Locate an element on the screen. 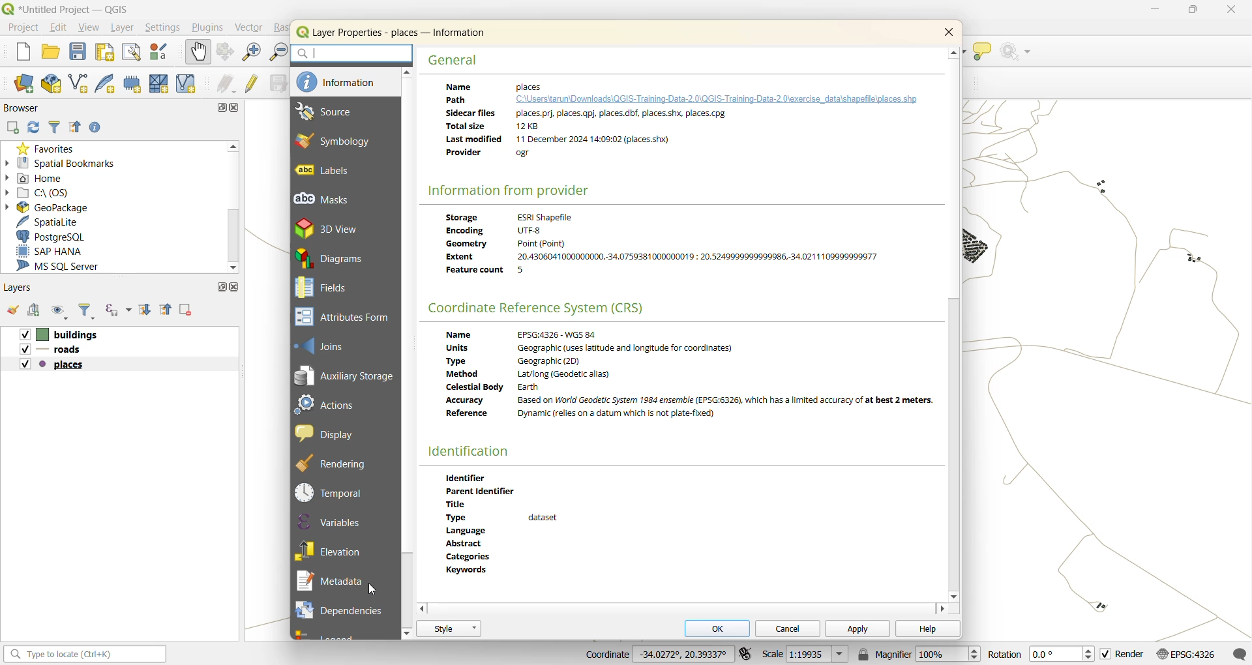  diagrams is located at coordinates (333, 258).